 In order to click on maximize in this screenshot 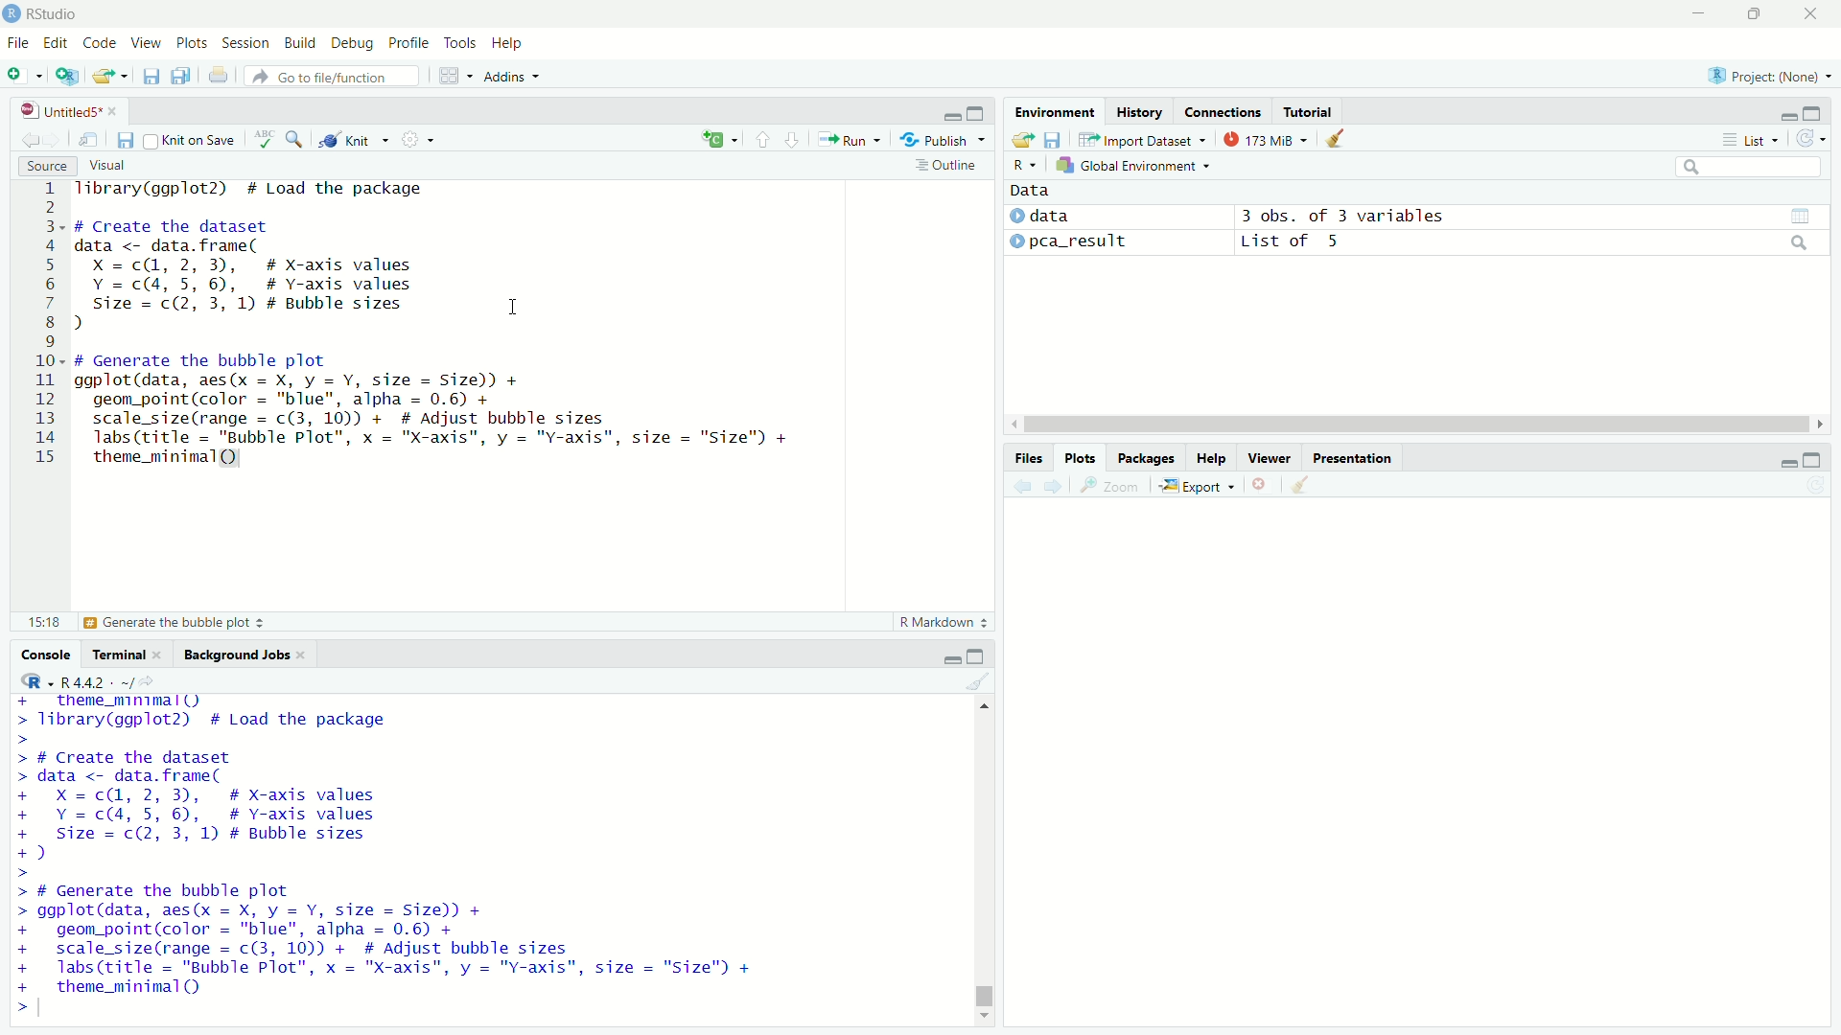, I will do `click(1815, 459)`.